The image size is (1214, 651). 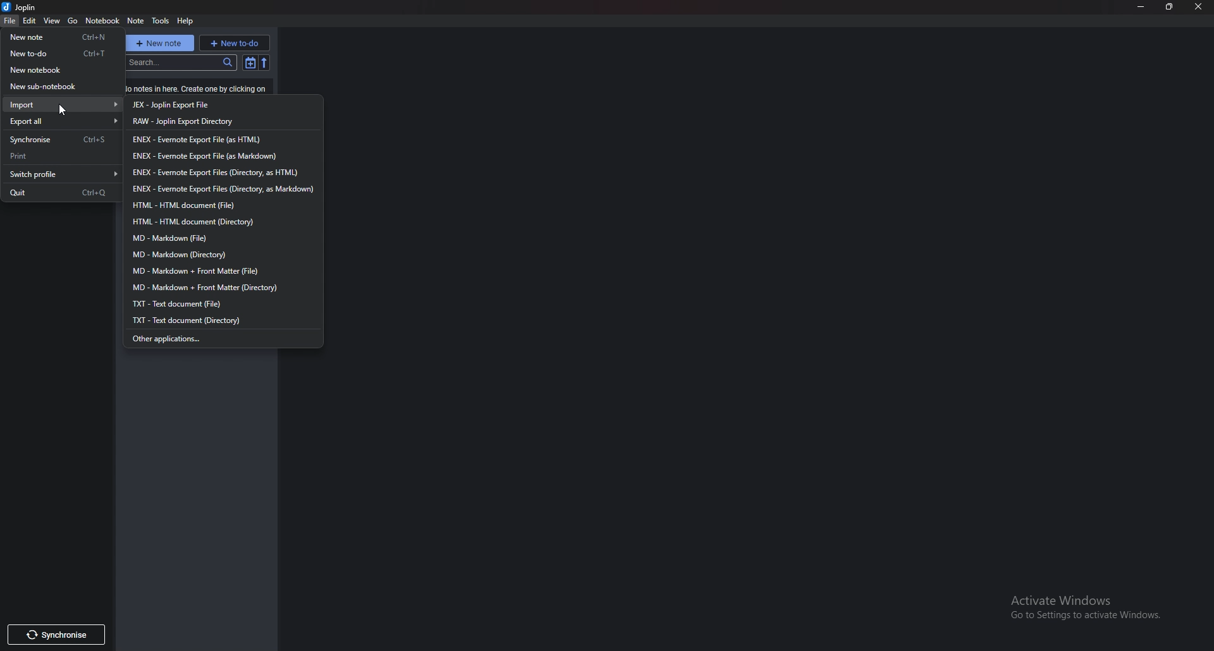 I want to click on cursor, so click(x=1202, y=8).